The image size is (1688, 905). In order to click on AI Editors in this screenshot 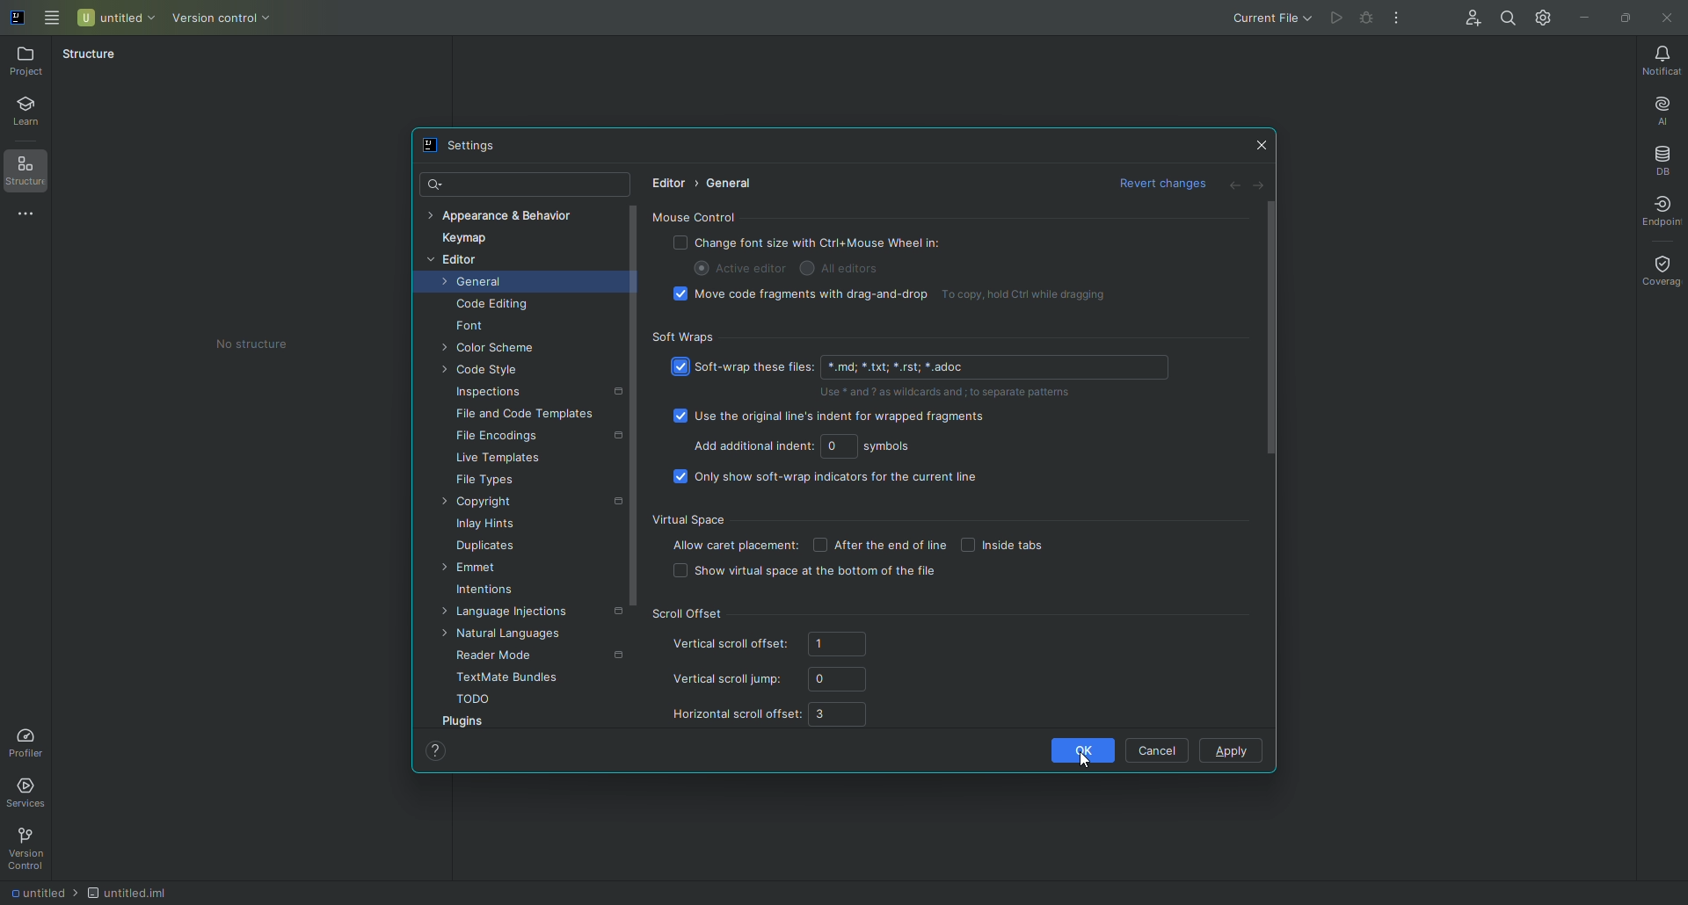, I will do `click(860, 269)`.